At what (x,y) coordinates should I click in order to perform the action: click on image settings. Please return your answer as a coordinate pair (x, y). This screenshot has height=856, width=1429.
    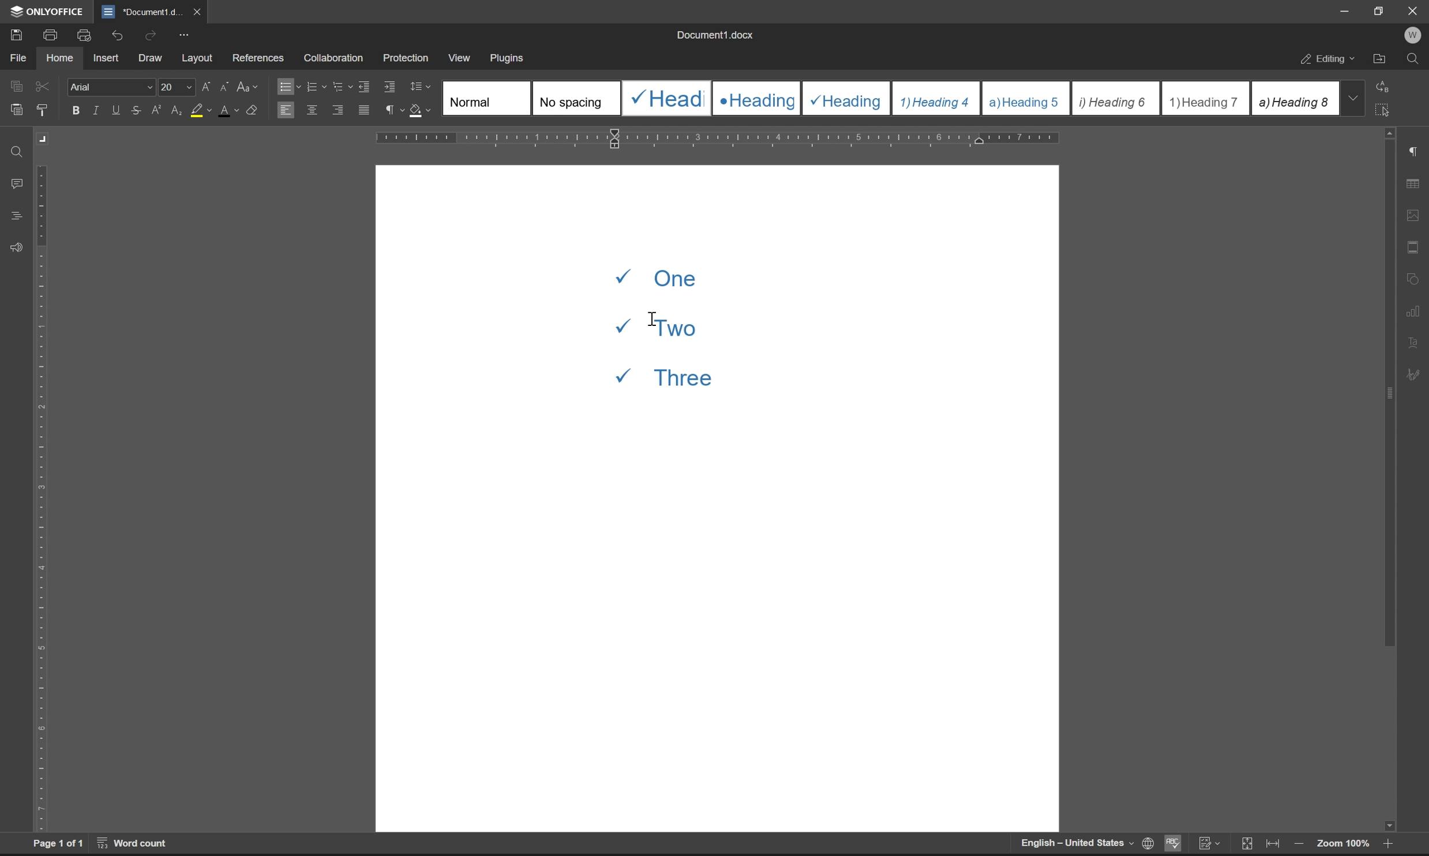
    Looking at the image, I should click on (1412, 212).